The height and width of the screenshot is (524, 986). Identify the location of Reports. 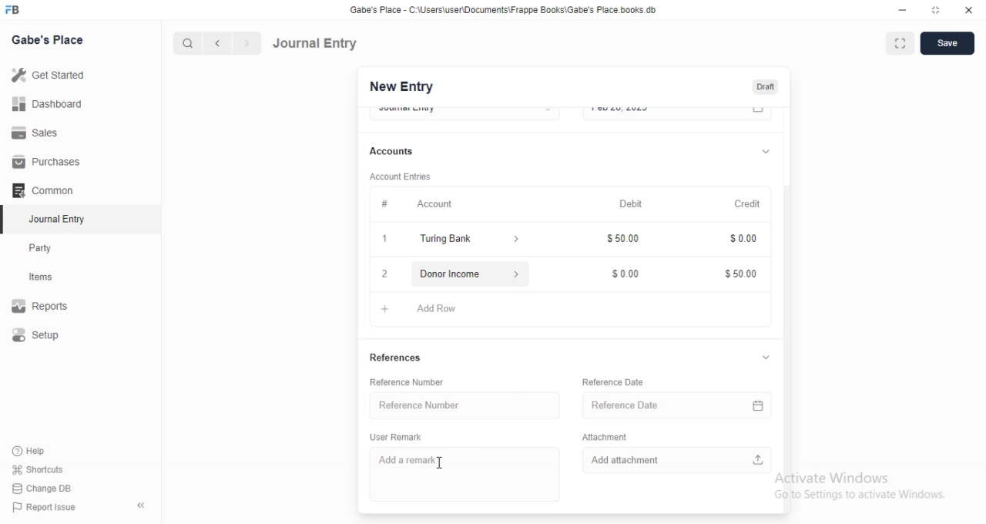
(50, 307).